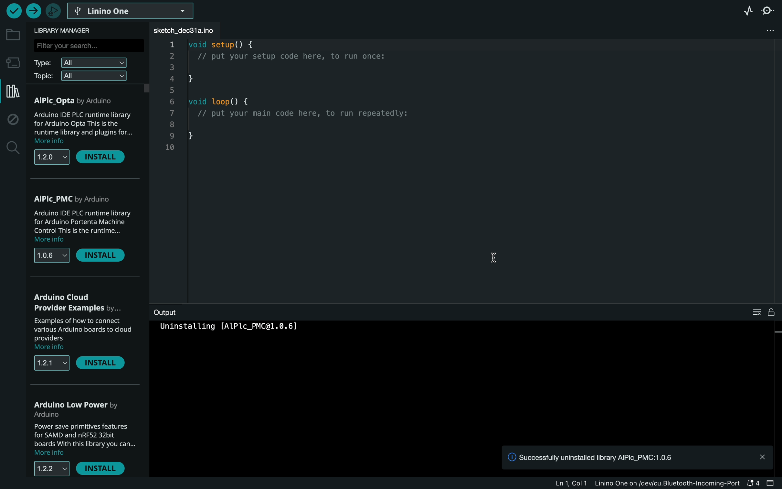 The height and width of the screenshot is (489, 782). I want to click on cursor, so click(491, 259).